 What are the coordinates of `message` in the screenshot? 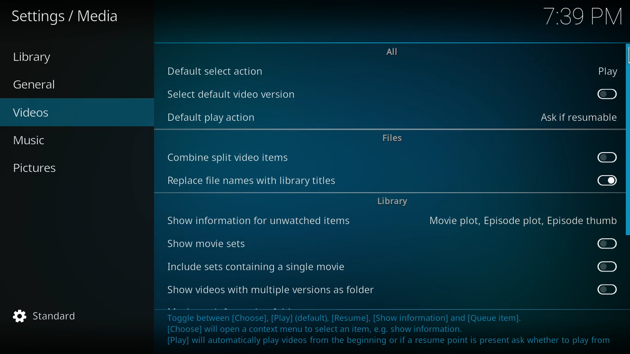 It's located at (392, 329).